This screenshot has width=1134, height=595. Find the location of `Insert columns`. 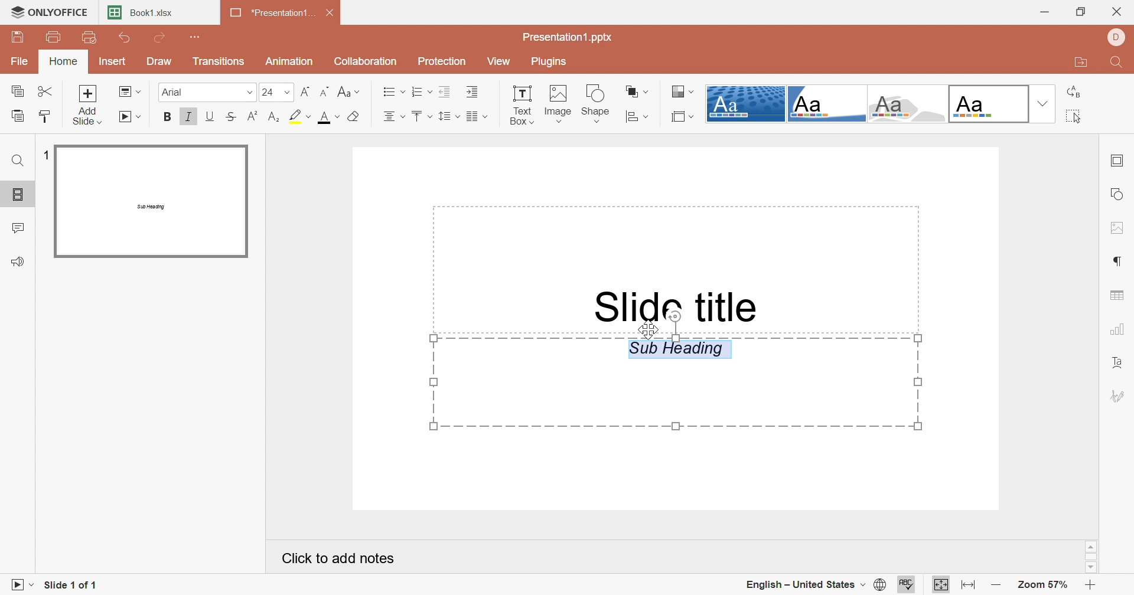

Insert columns is located at coordinates (478, 116).